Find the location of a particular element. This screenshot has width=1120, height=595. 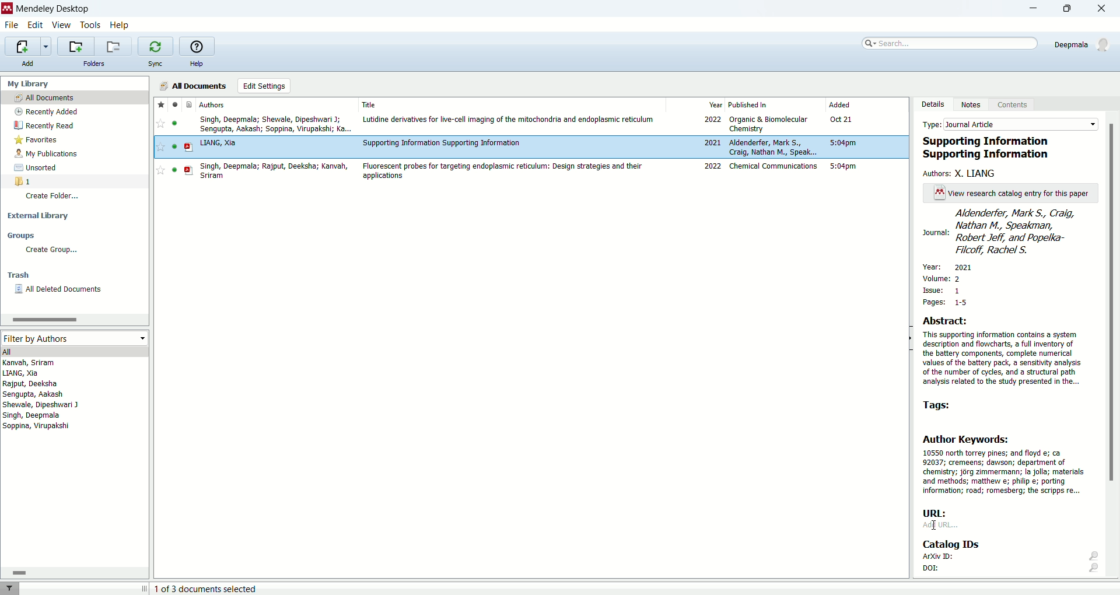

rajput, deeksha is located at coordinates (31, 384).